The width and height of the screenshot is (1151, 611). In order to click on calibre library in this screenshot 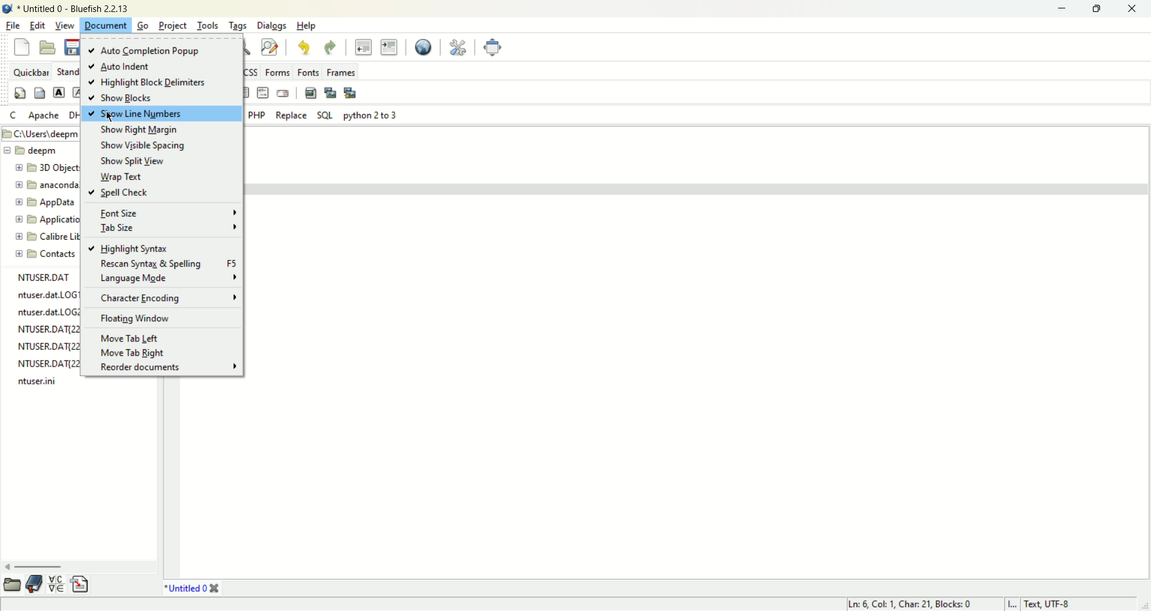, I will do `click(47, 238)`.